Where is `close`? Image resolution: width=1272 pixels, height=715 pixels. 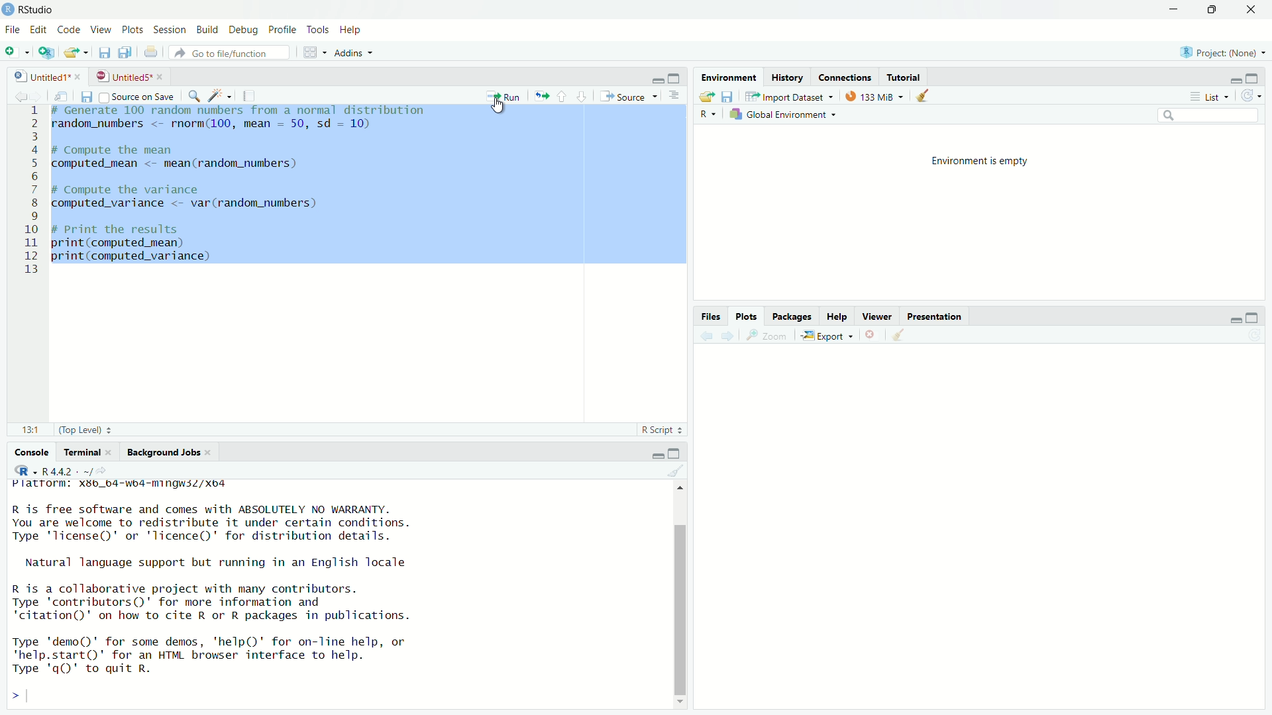
close is located at coordinates (111, 452).